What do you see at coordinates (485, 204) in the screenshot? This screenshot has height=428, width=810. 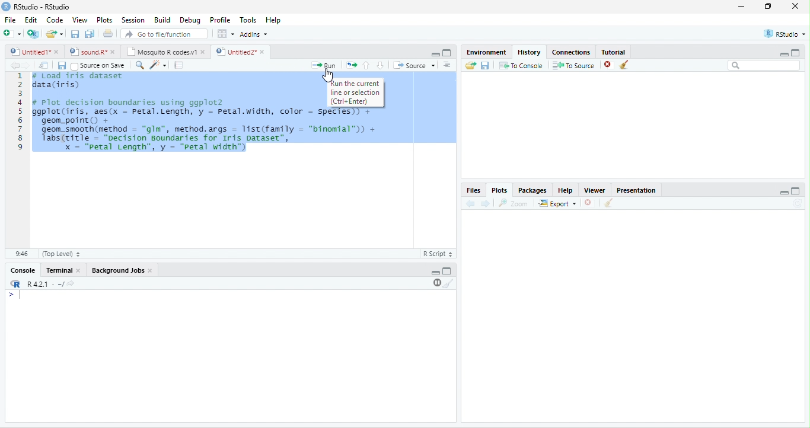 I see `forward` at bounding box center [485, 204].